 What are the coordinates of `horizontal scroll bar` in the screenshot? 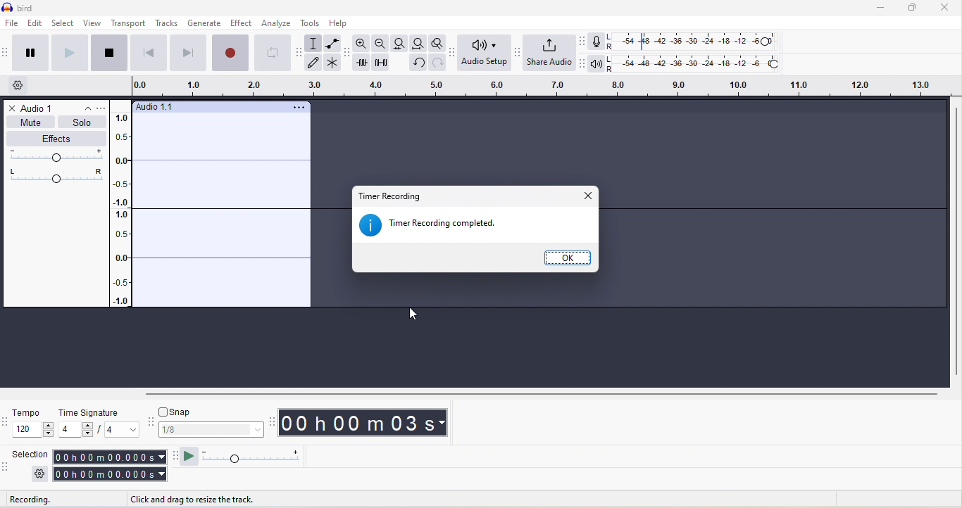 It's located at (539, 395).